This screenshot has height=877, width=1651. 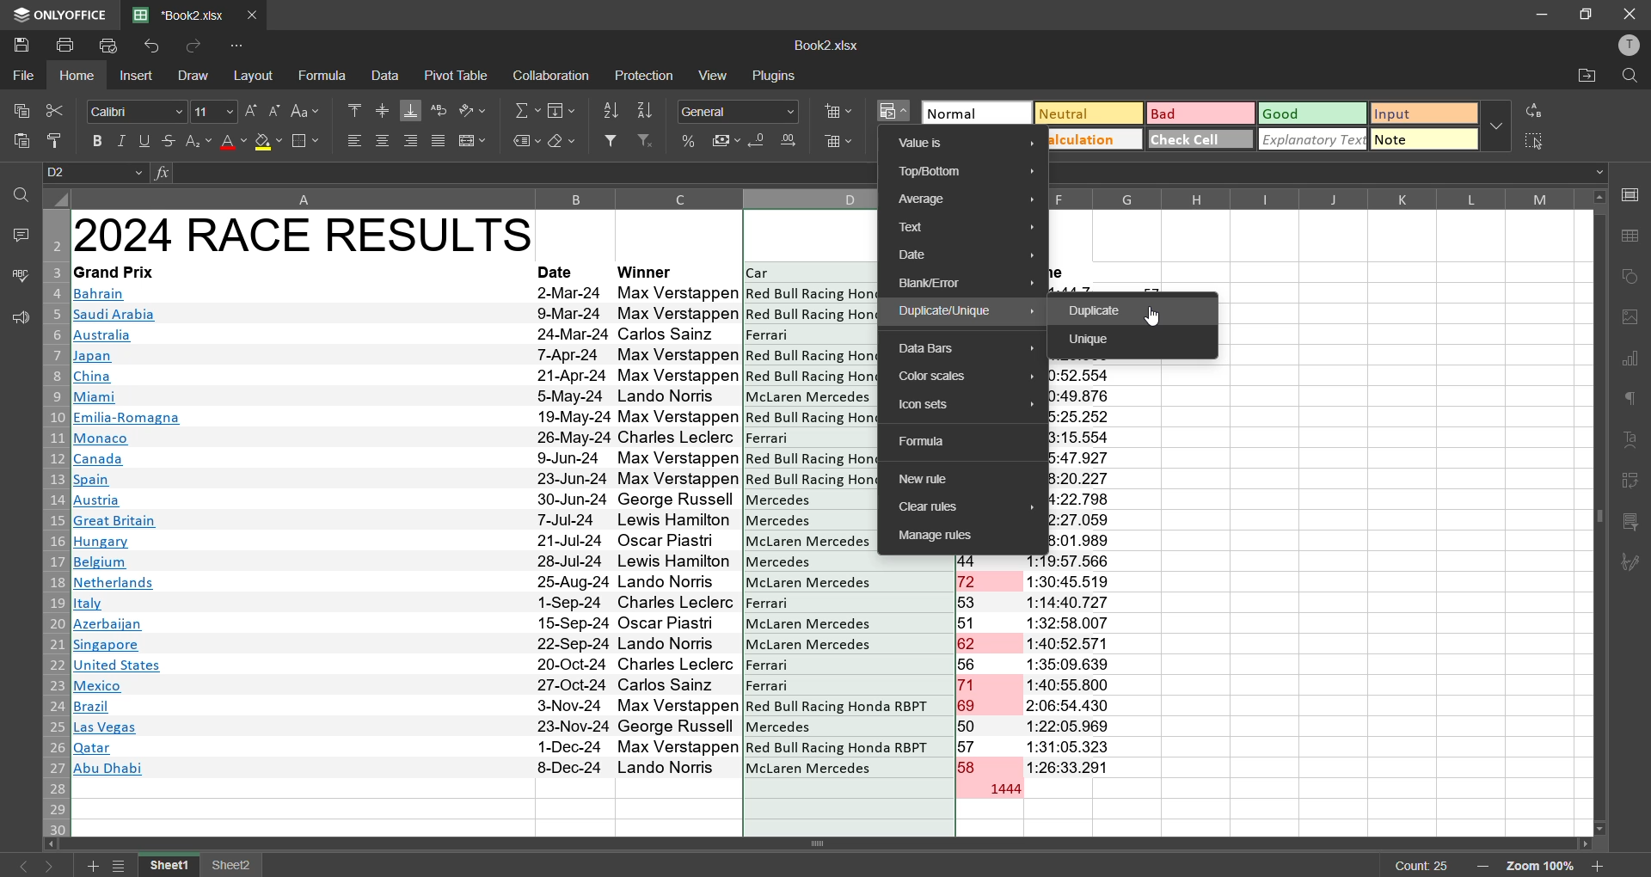 I want to click on more options, so click(x=1495, y=125).